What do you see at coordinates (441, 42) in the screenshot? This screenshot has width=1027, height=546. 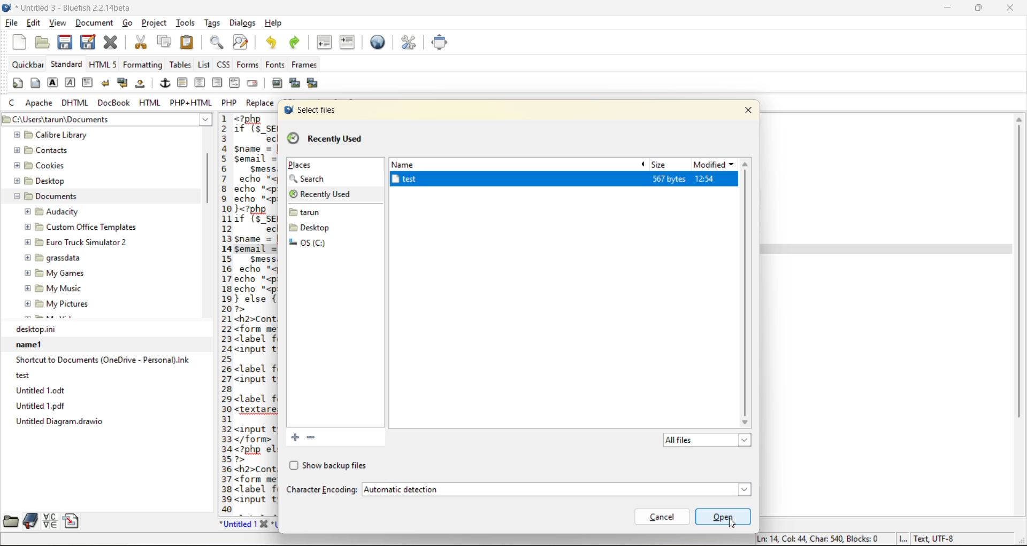 I see `full screen` at bounding box center [441, 42].